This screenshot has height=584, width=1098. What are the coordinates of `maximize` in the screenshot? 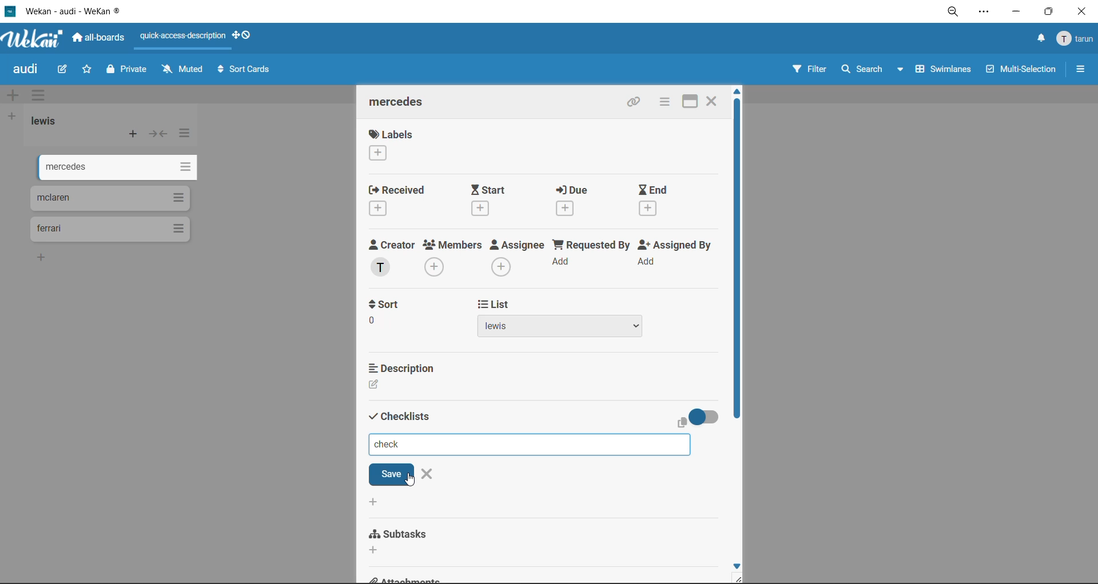 It's located at (685, 101).